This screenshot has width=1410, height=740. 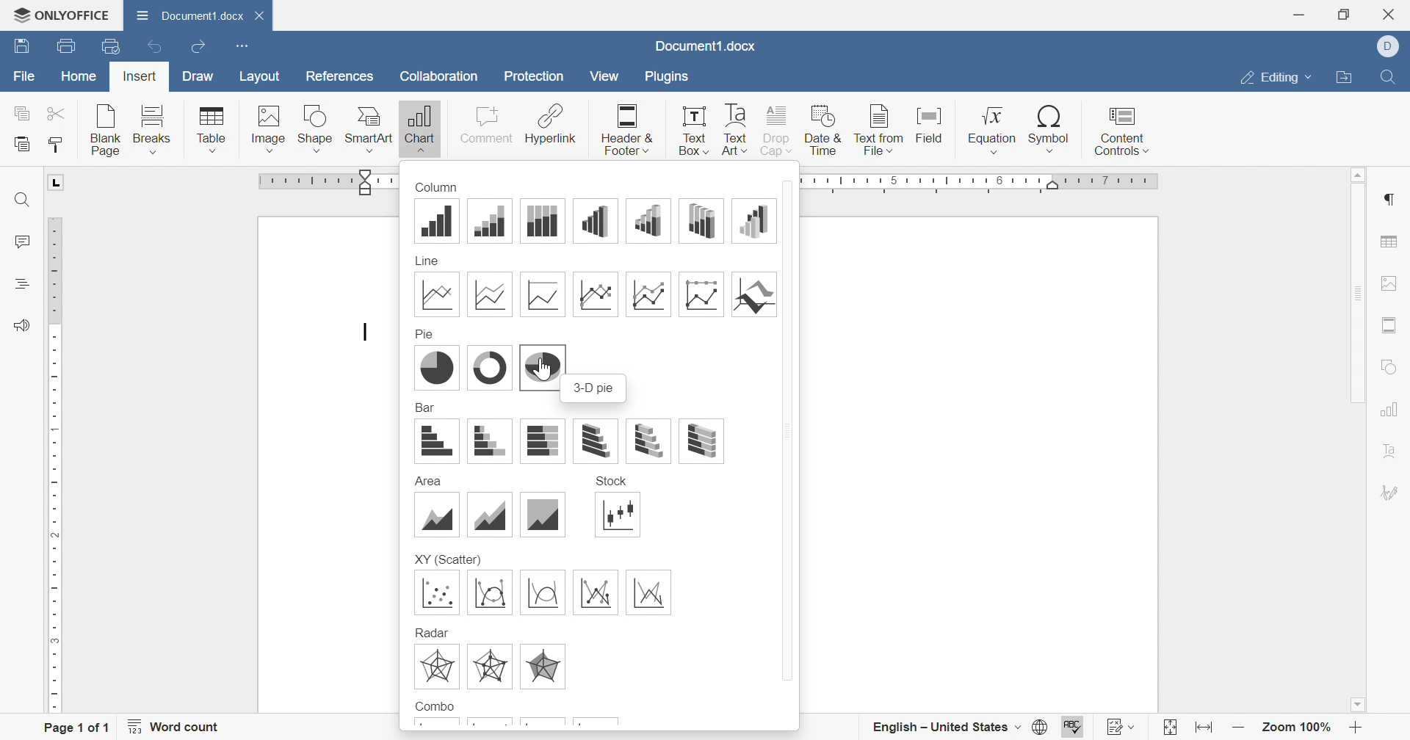 I want to click on XY (Scatter), so click(x=448, y=559).